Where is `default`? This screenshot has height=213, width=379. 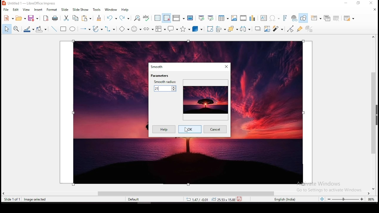 default is located at coordinates (135, 200).